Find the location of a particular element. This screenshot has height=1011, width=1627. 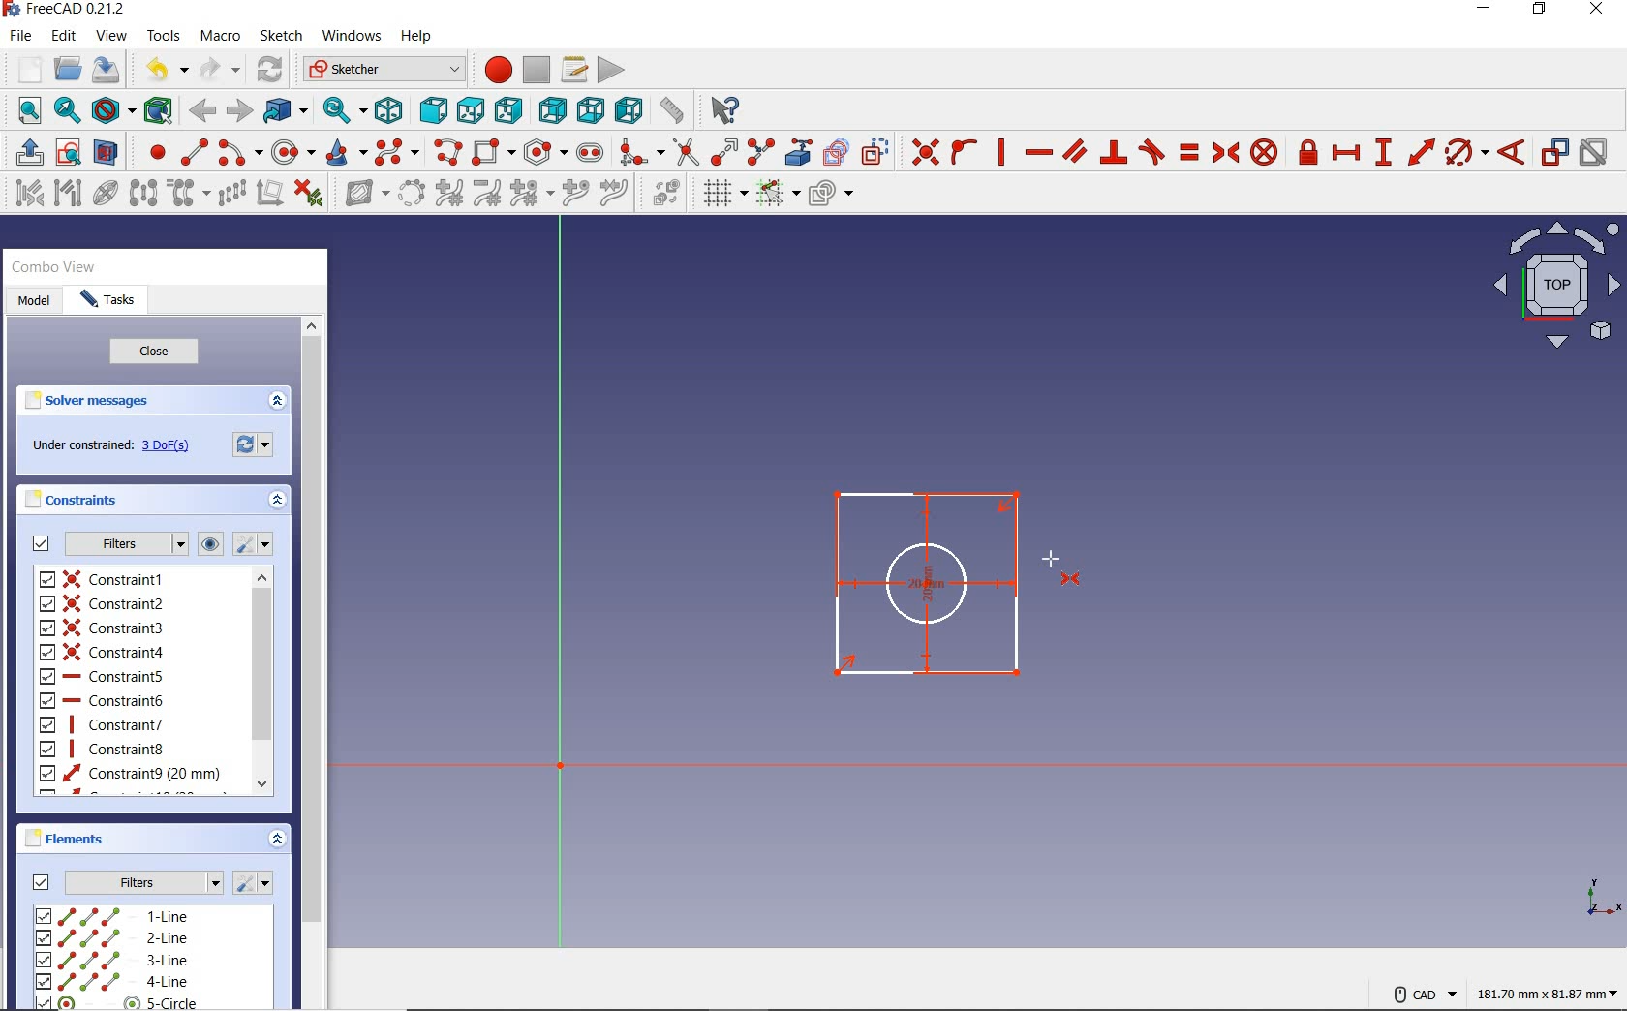

centered rectangle is located at coordinates (495, 152).